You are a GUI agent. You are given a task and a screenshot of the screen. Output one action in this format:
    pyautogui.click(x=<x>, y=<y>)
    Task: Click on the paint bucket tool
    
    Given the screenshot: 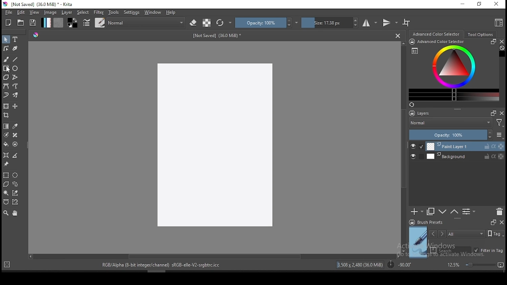 What is the action you would take?
    pyautogui.click(x=6, y=144)
    